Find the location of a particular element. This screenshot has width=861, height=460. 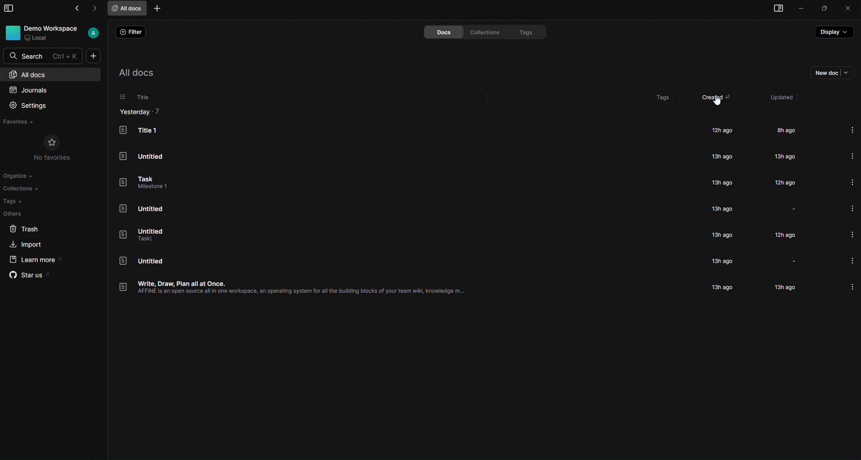

go forward is located at coordinates (97, 8).